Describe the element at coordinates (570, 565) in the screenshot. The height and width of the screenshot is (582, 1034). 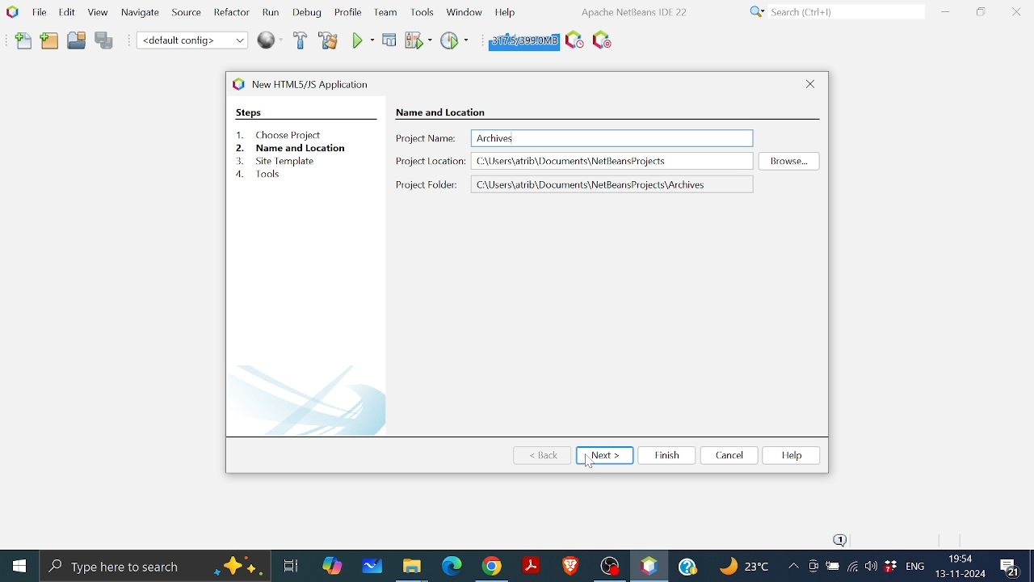
I see `Brave Browser` at that location.